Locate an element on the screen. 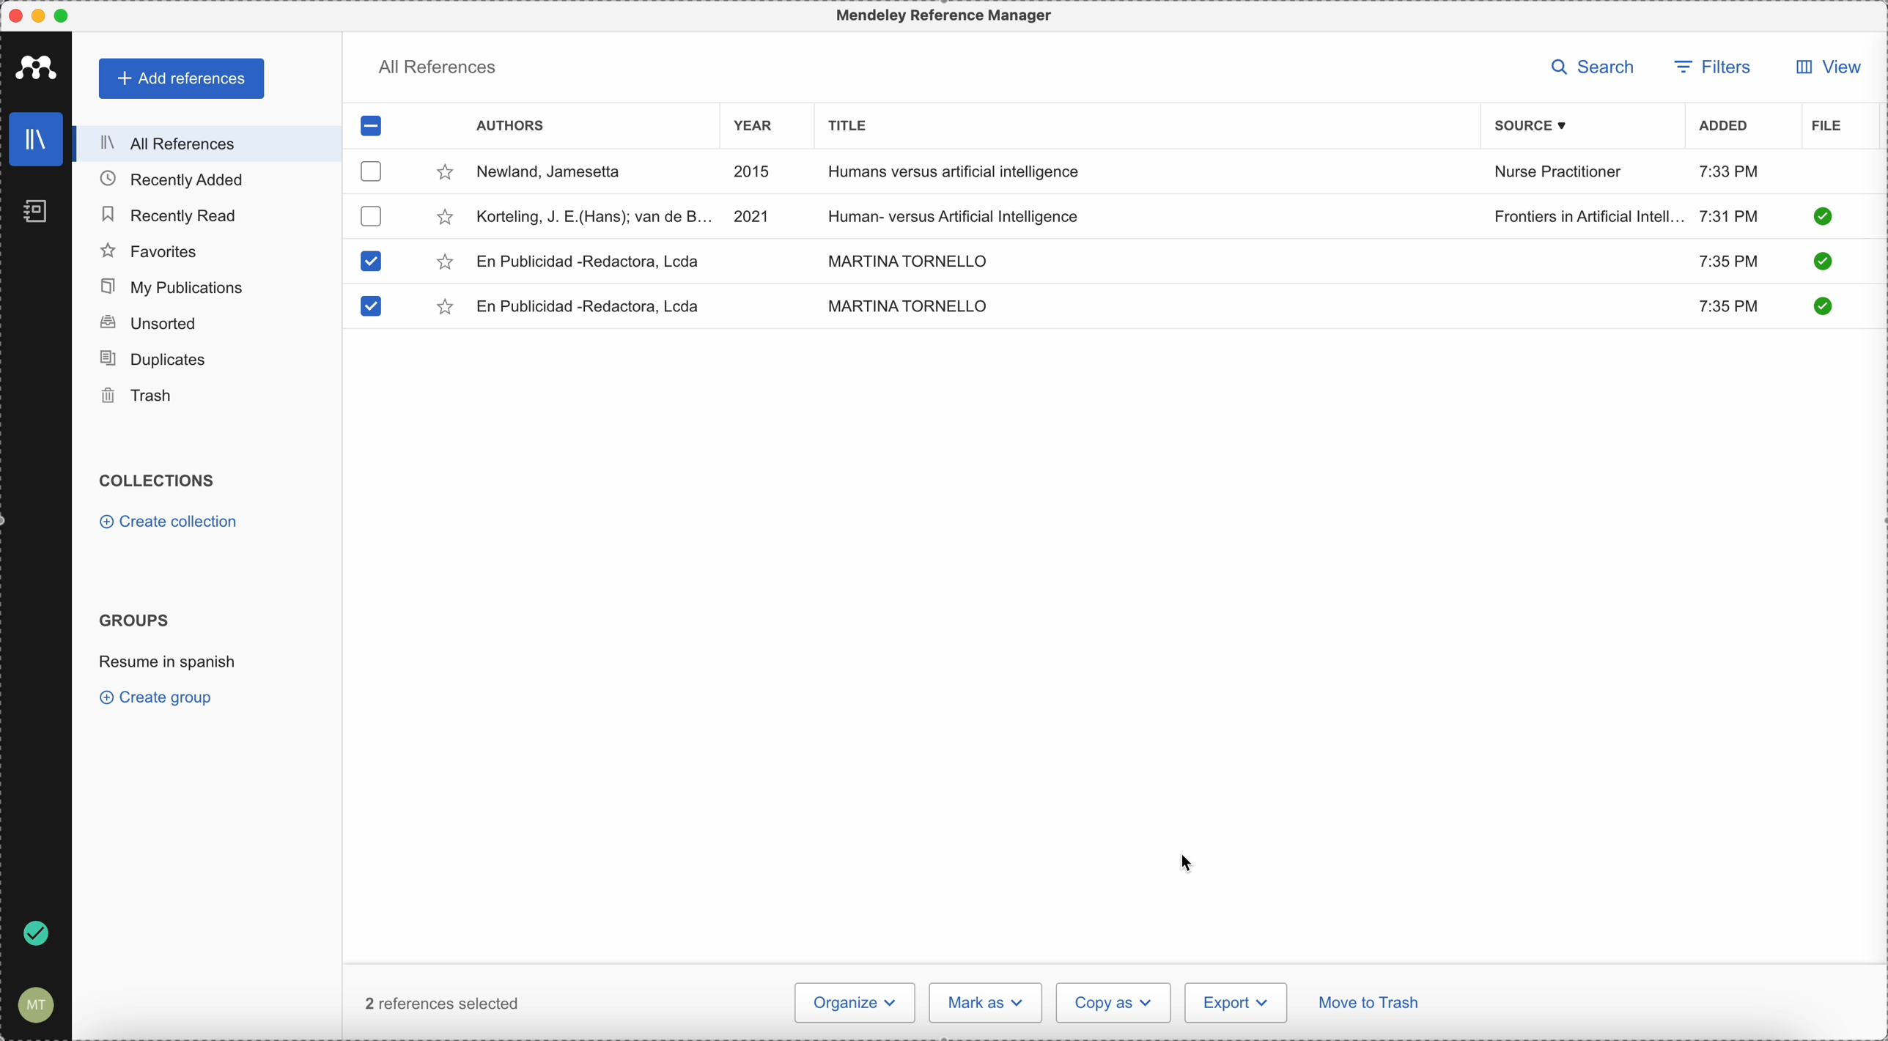 Image resolution: width=1888 pixels, height=1041 pixels. En Publicidad-Redactora, Lcda is located at coordinates (594, 306).